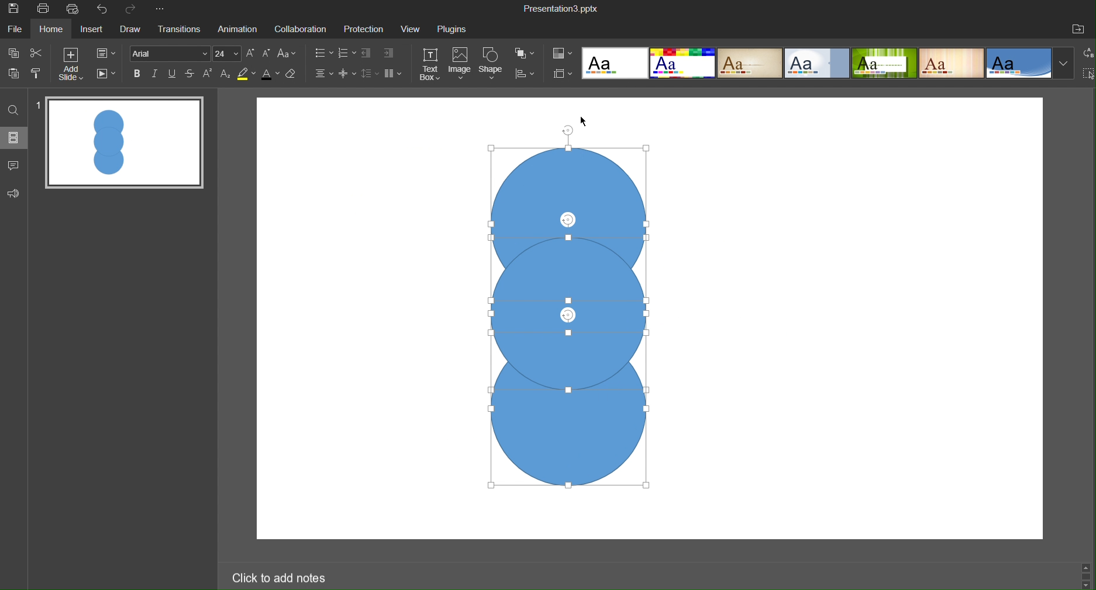  What do you see at coordinates (54, 30) in the screenshot?
I see `Home` at bounding box center [54, 30].